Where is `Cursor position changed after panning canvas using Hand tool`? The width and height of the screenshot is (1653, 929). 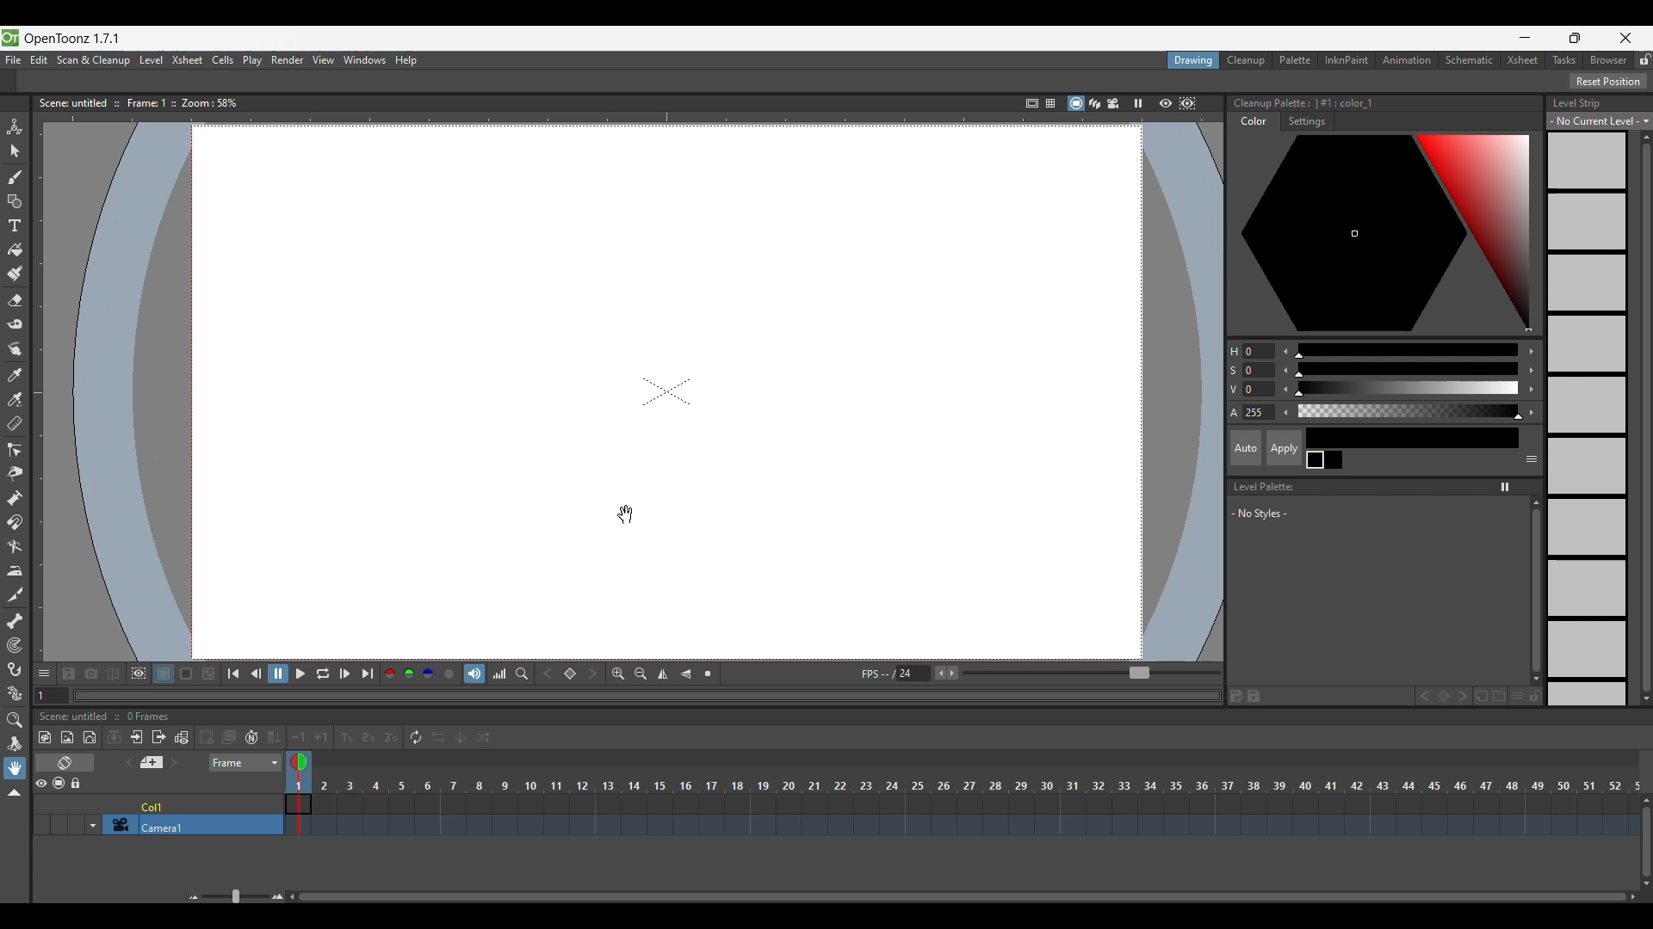 Cursor position changed after panning canvas using Hand tool is located at coordinates (625, 514).